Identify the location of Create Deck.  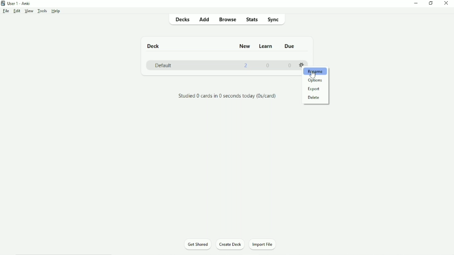
(231, 245).